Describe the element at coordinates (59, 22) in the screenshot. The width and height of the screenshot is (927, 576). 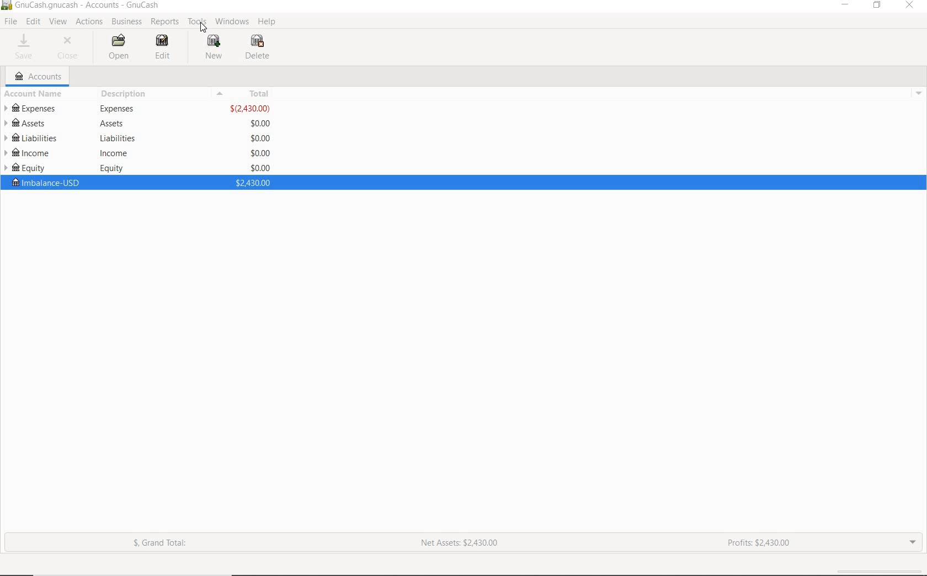
I see `VIEW` at that location.